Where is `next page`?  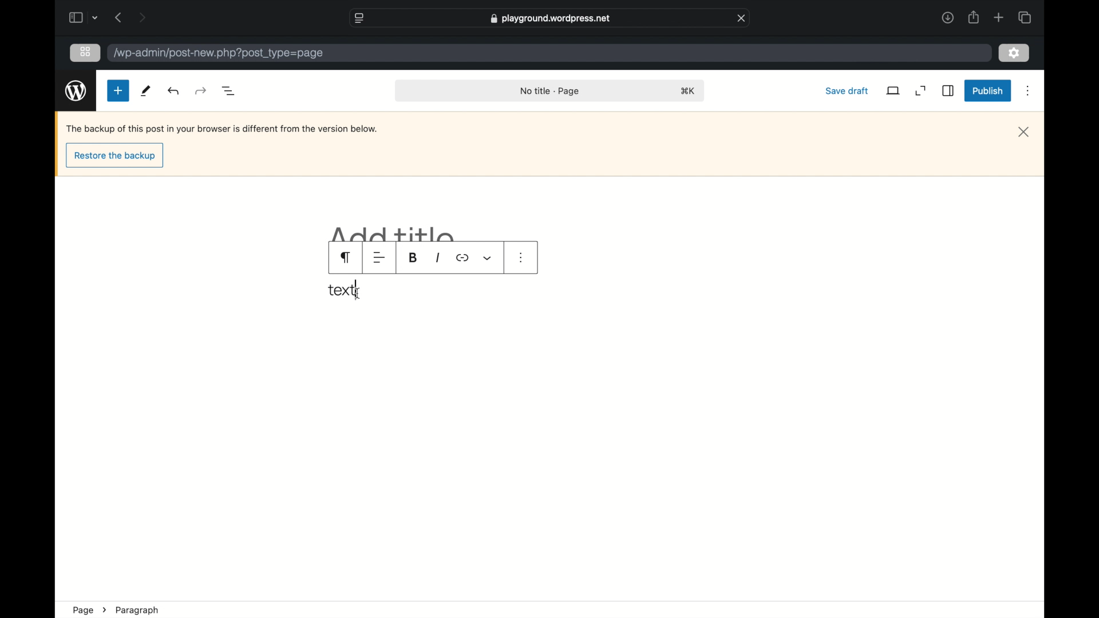 next page is located at coordinates (142, 17).